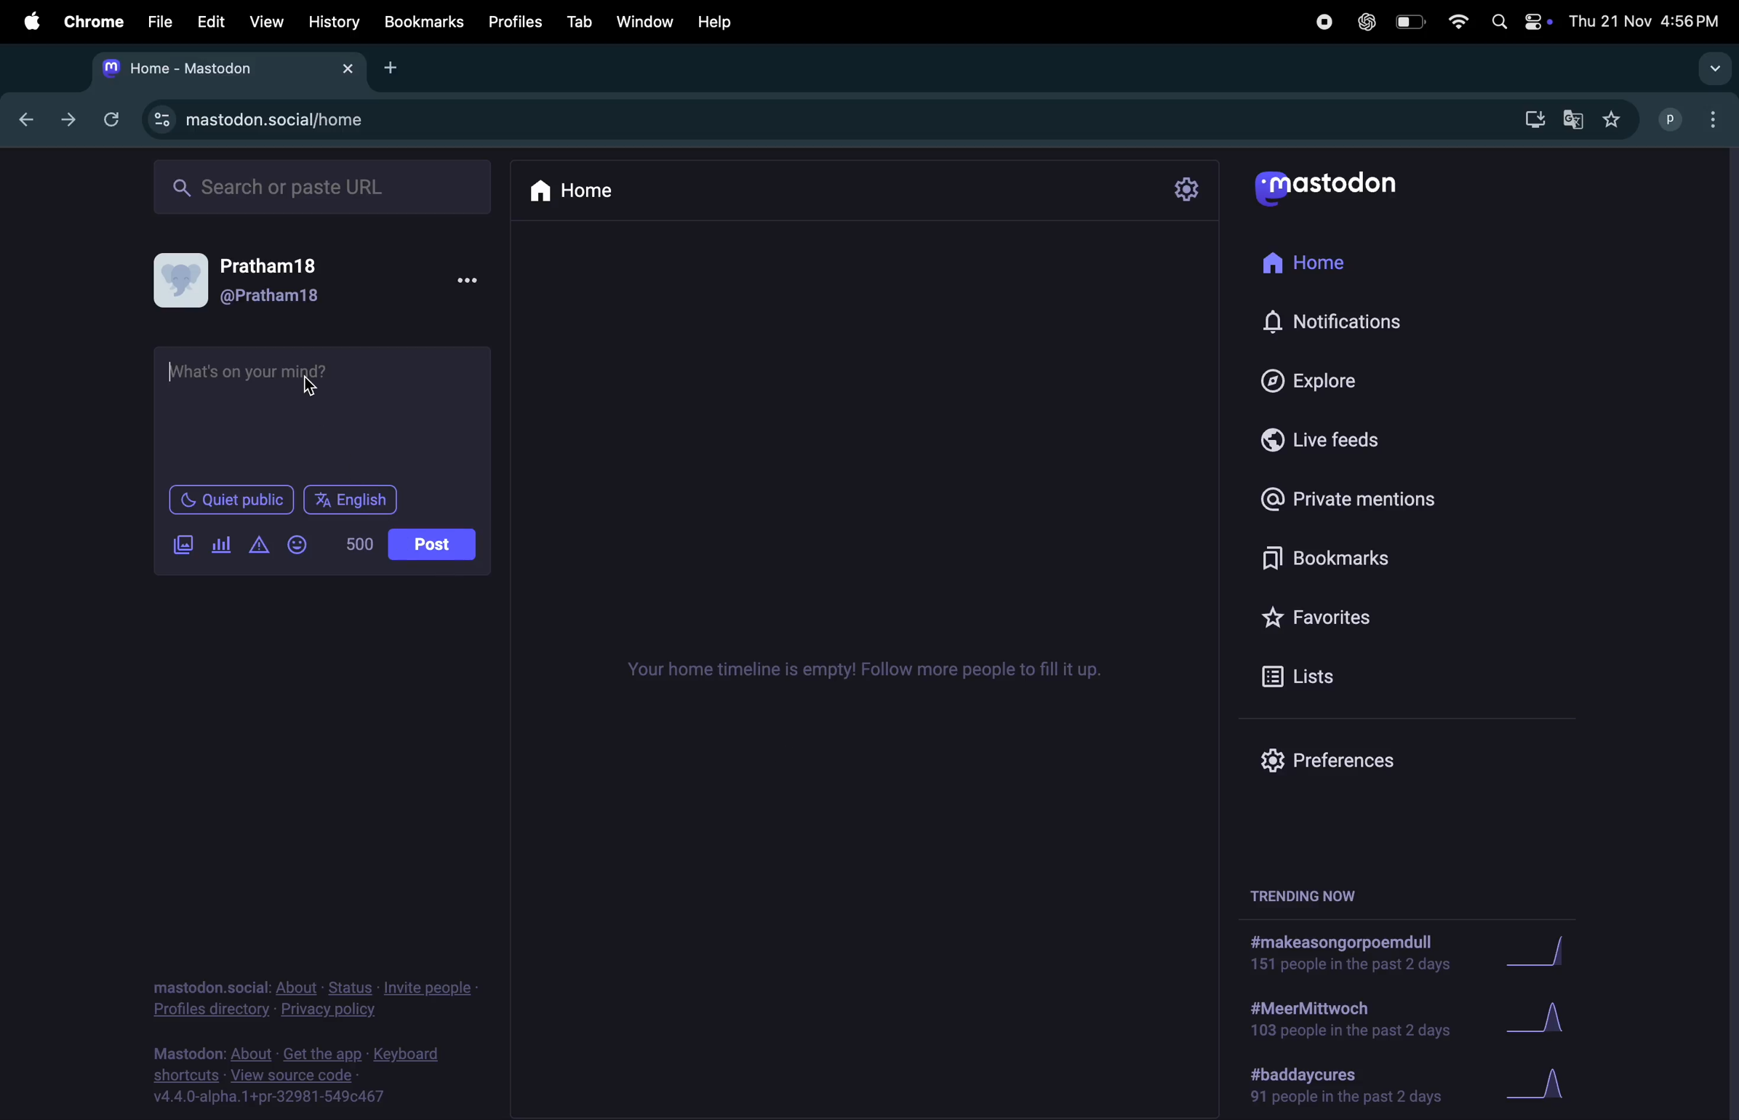 The height and width of the screenshot is (1120, 1739). I want to click on home, so click(581, 191).